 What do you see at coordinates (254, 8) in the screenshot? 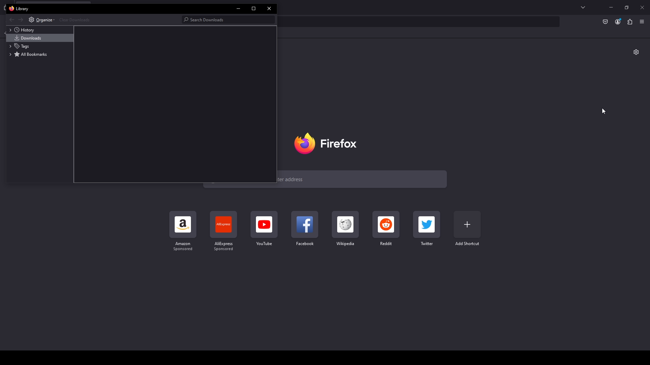
I see `maximize` at bounding box center [254, 8].